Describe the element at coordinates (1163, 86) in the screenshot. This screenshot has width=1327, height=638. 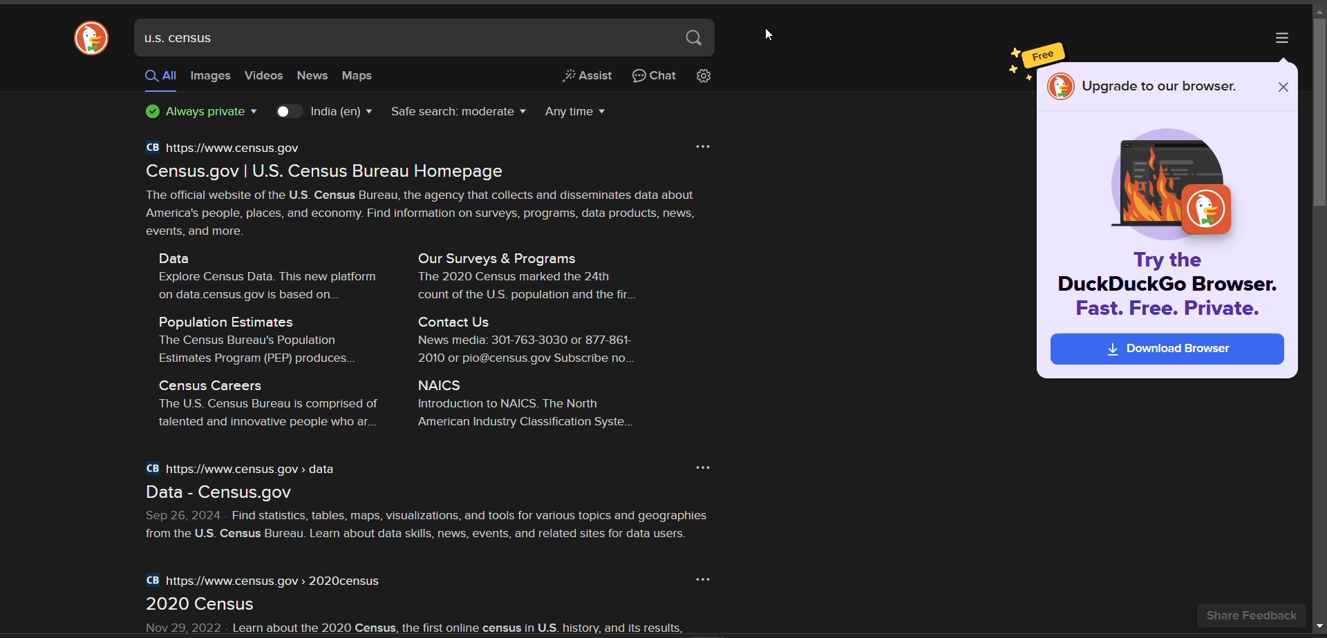
I see `upgrade to our browser` at that location.